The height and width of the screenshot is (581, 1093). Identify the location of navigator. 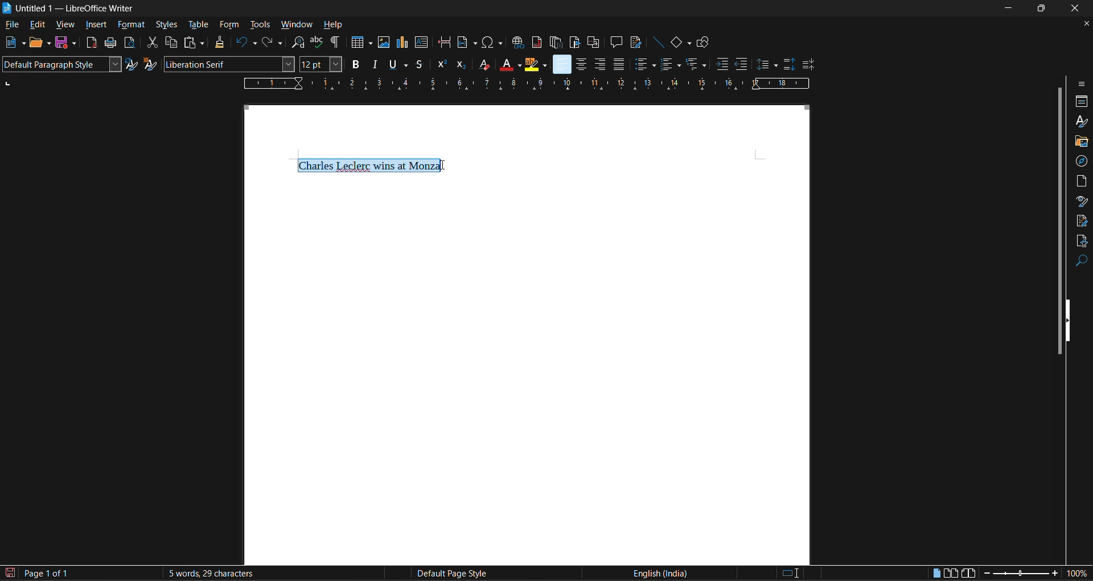
(1082, 161).